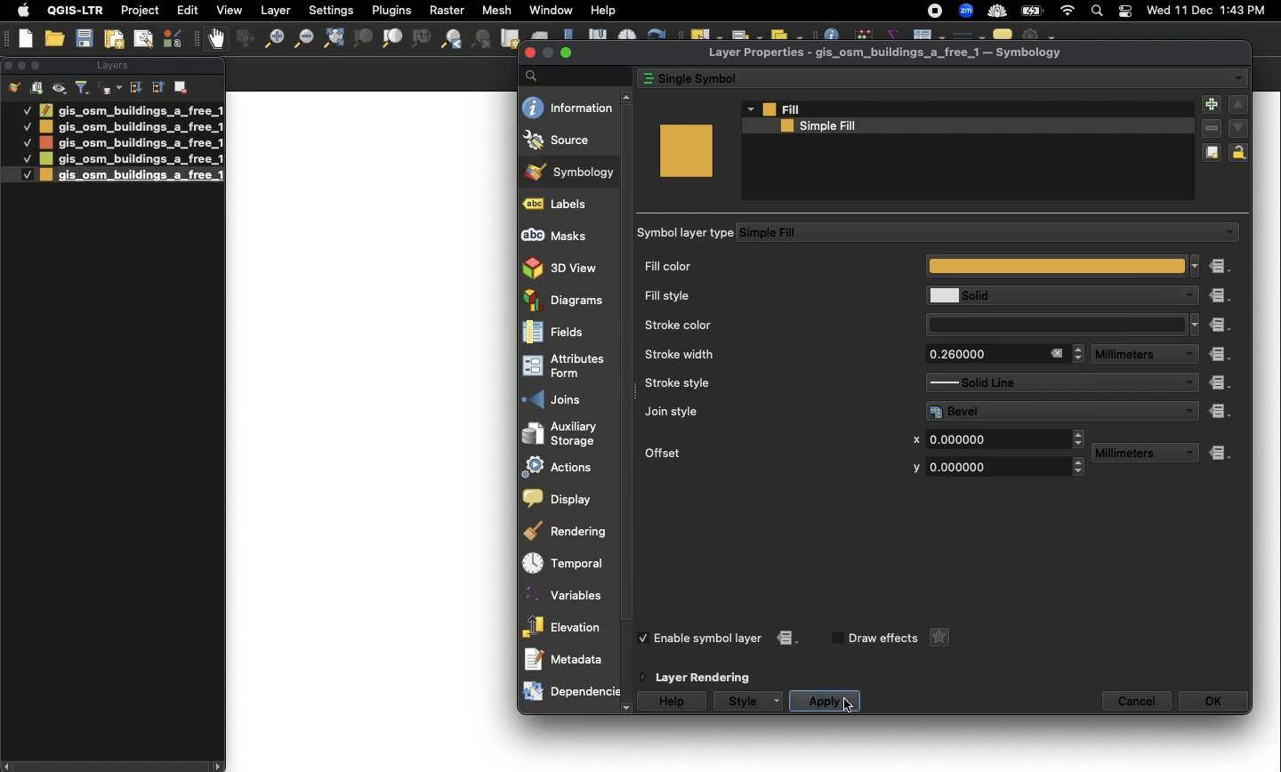 This screenshot has width=1281, height=772. What do you see at coordinates (1045, 382) in the screenshot?
I see `Solid Line` at bounding box center [1045, 382].